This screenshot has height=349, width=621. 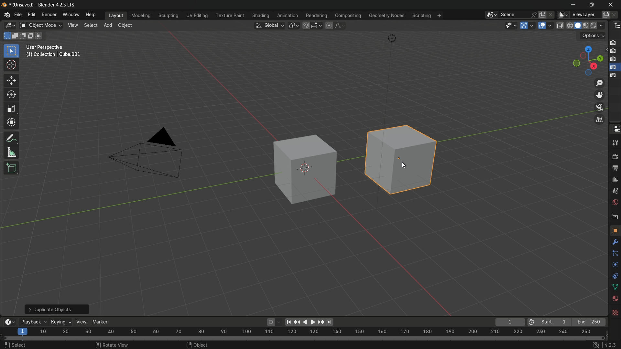 I want to click on 3D viewport, so click(x=10, y=26).